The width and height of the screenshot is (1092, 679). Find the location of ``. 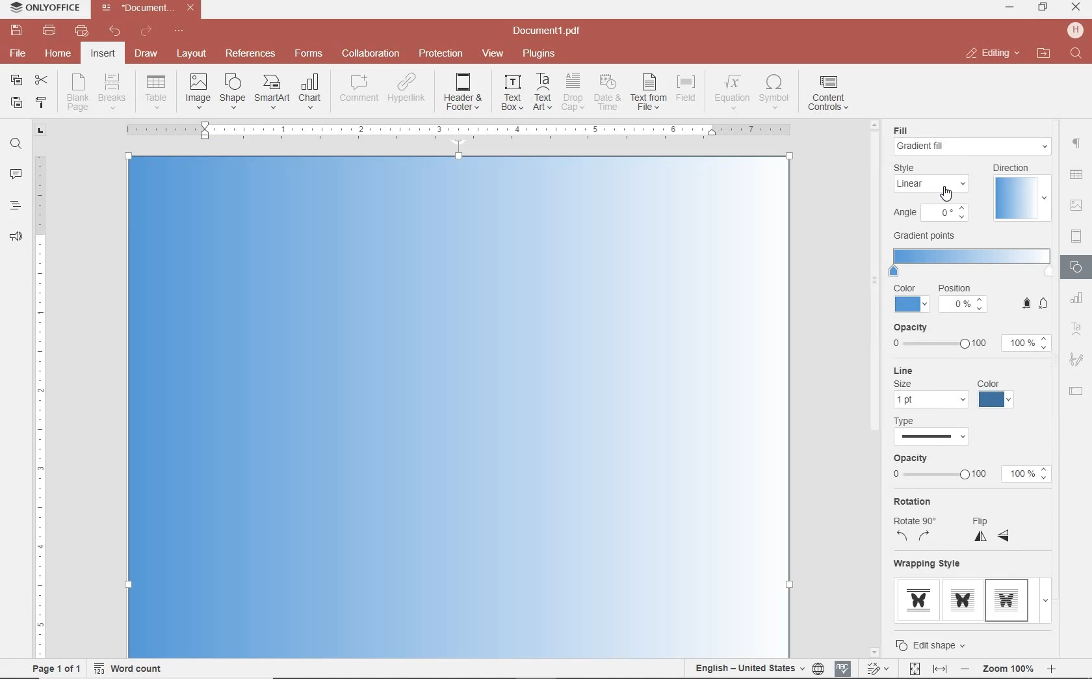

 is located at coordinates (460, 405).